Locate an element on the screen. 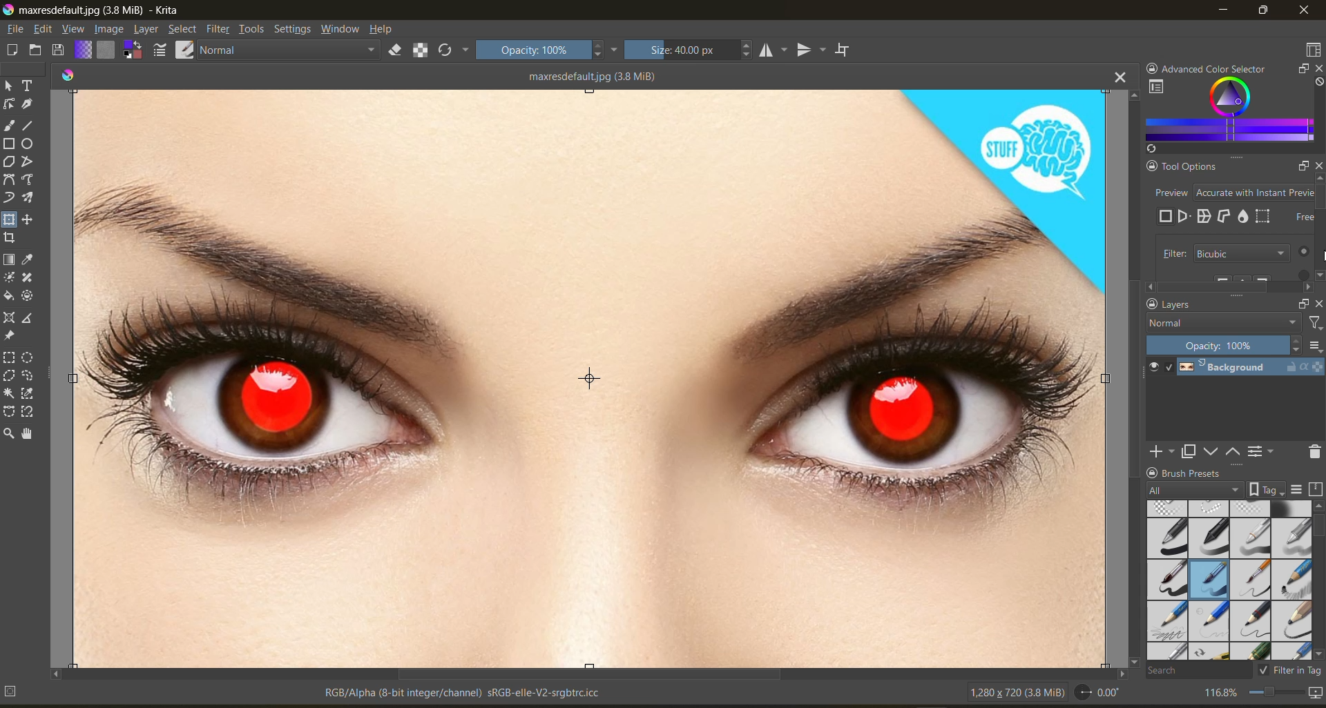  choose brush preset is located at coordinates (187, 48).